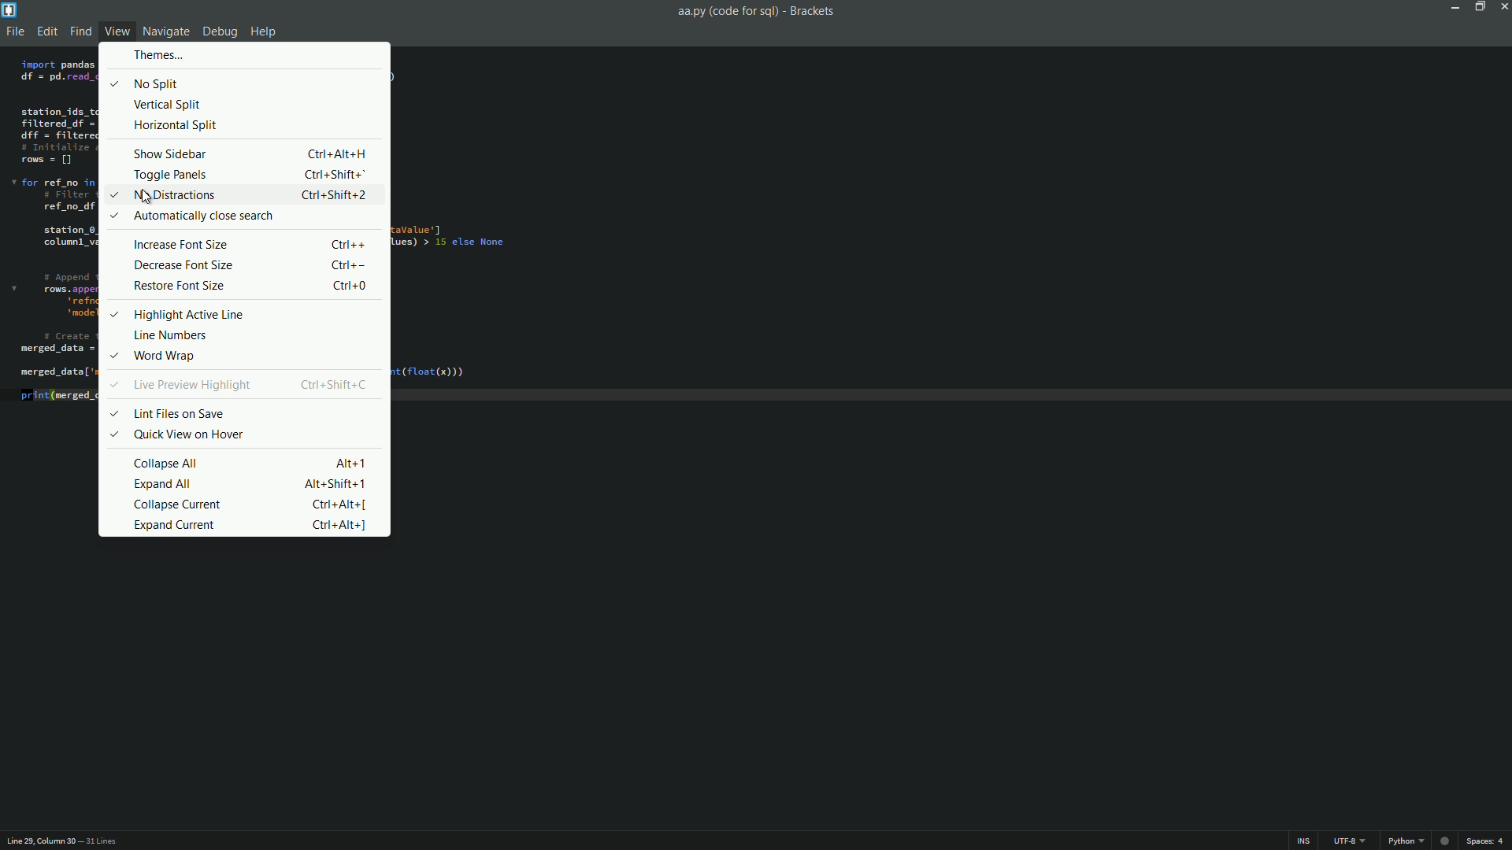 The height and width of the screenshot is (850, 1512). I want to click on Word wrap , so click(176, 354).